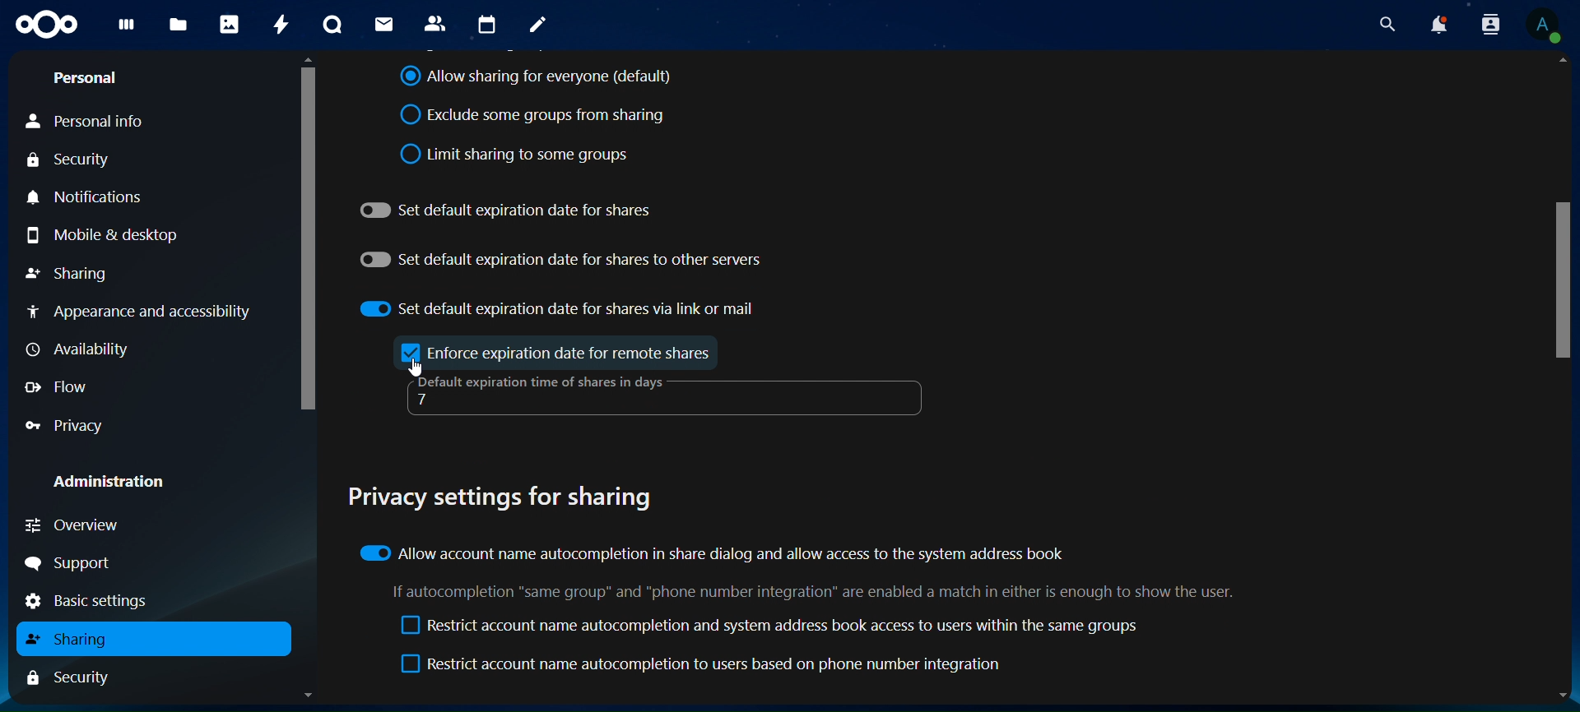 The height and width of the screenshot is (712, 1580). Describe the element at coordinates (72, 425) in the screenshot. I see `privacy` at that location.